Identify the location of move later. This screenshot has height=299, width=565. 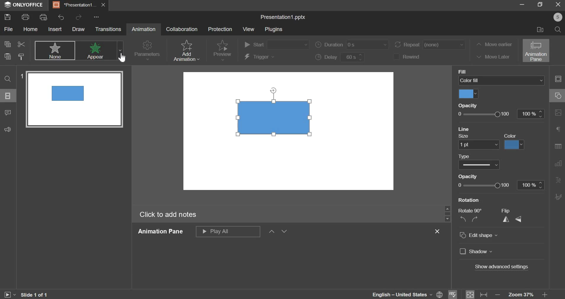
(494, 58).